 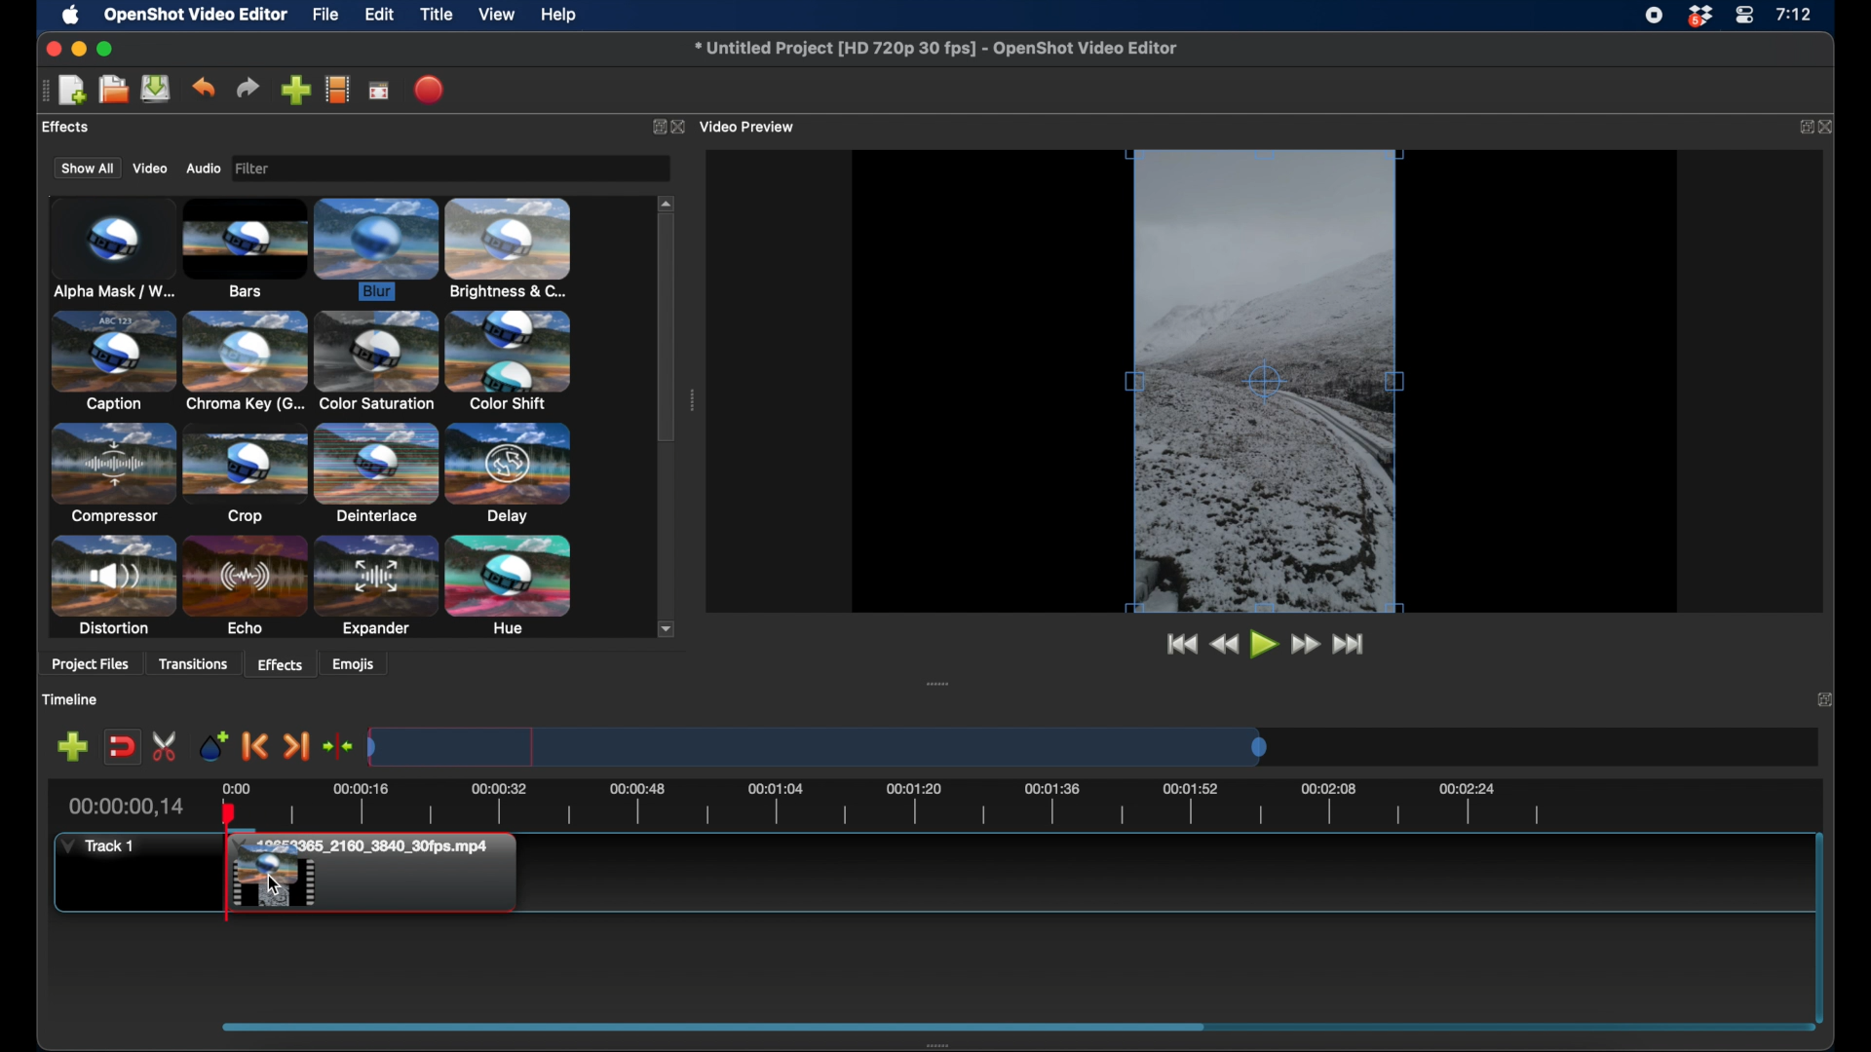 I want to click on echo, so click(x=245, y=586).